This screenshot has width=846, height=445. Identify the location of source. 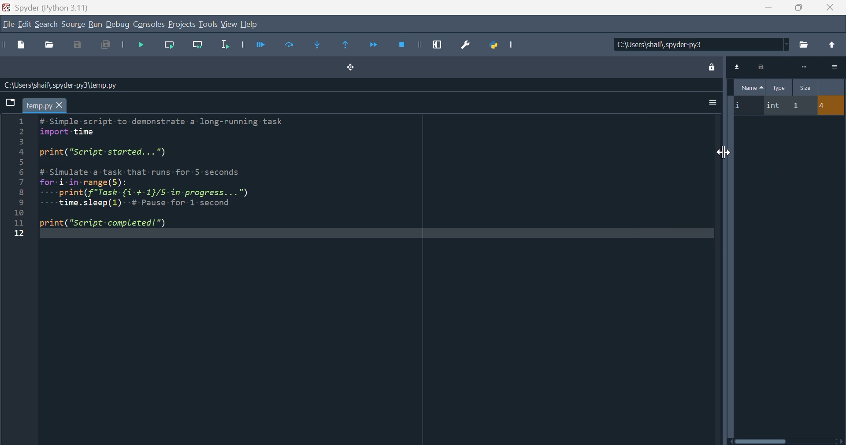
(73, 25).